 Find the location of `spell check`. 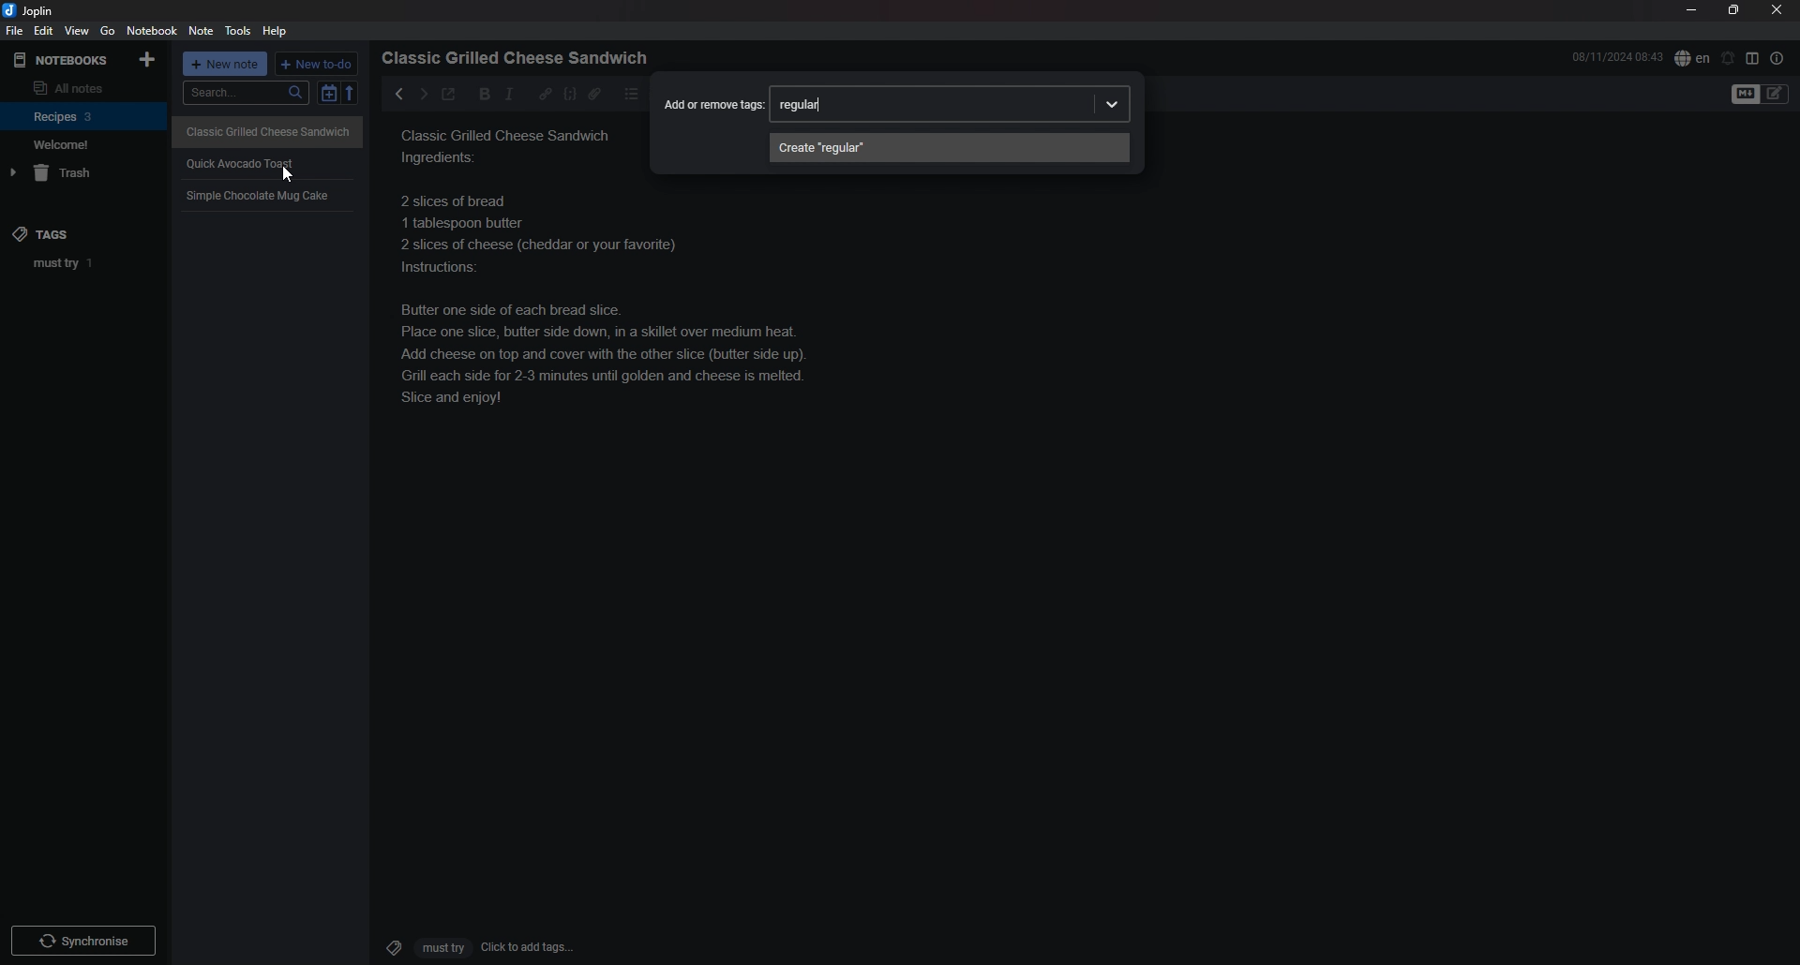

spell check is located at coordinates (1692, 57).